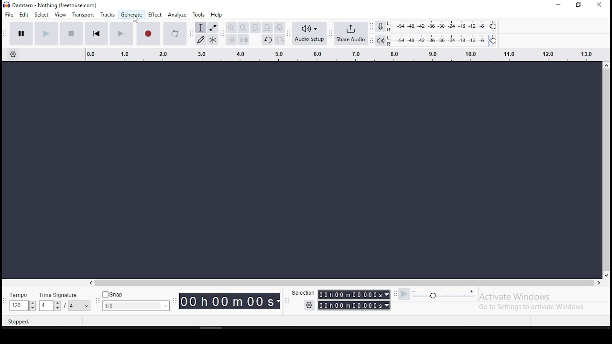 The width and height of the screenshot is (612, 344). Describe the element at coordinates (381, 41) in the screenshot. I see `playback meter` at that location.